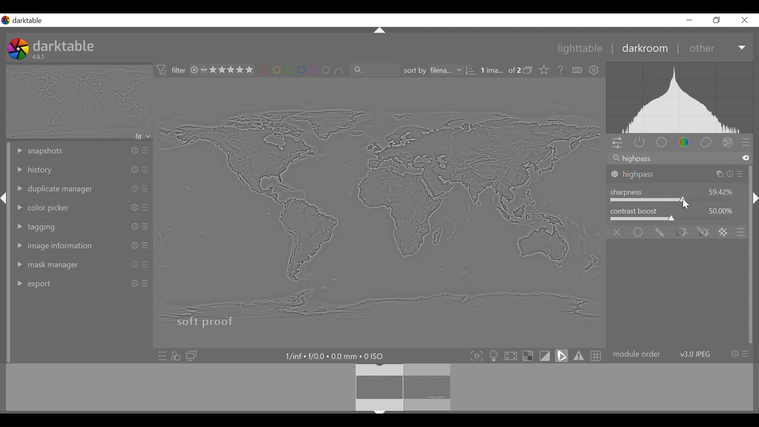 The height and width of the screenshot is (427, 759). I want to click on Histogram, so click(682, 98).